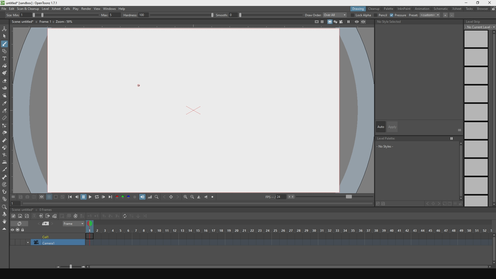  What do you see at coordinates (62, 198) in the screenshot?
I see `black and white background` at bounding box center [62, 198].